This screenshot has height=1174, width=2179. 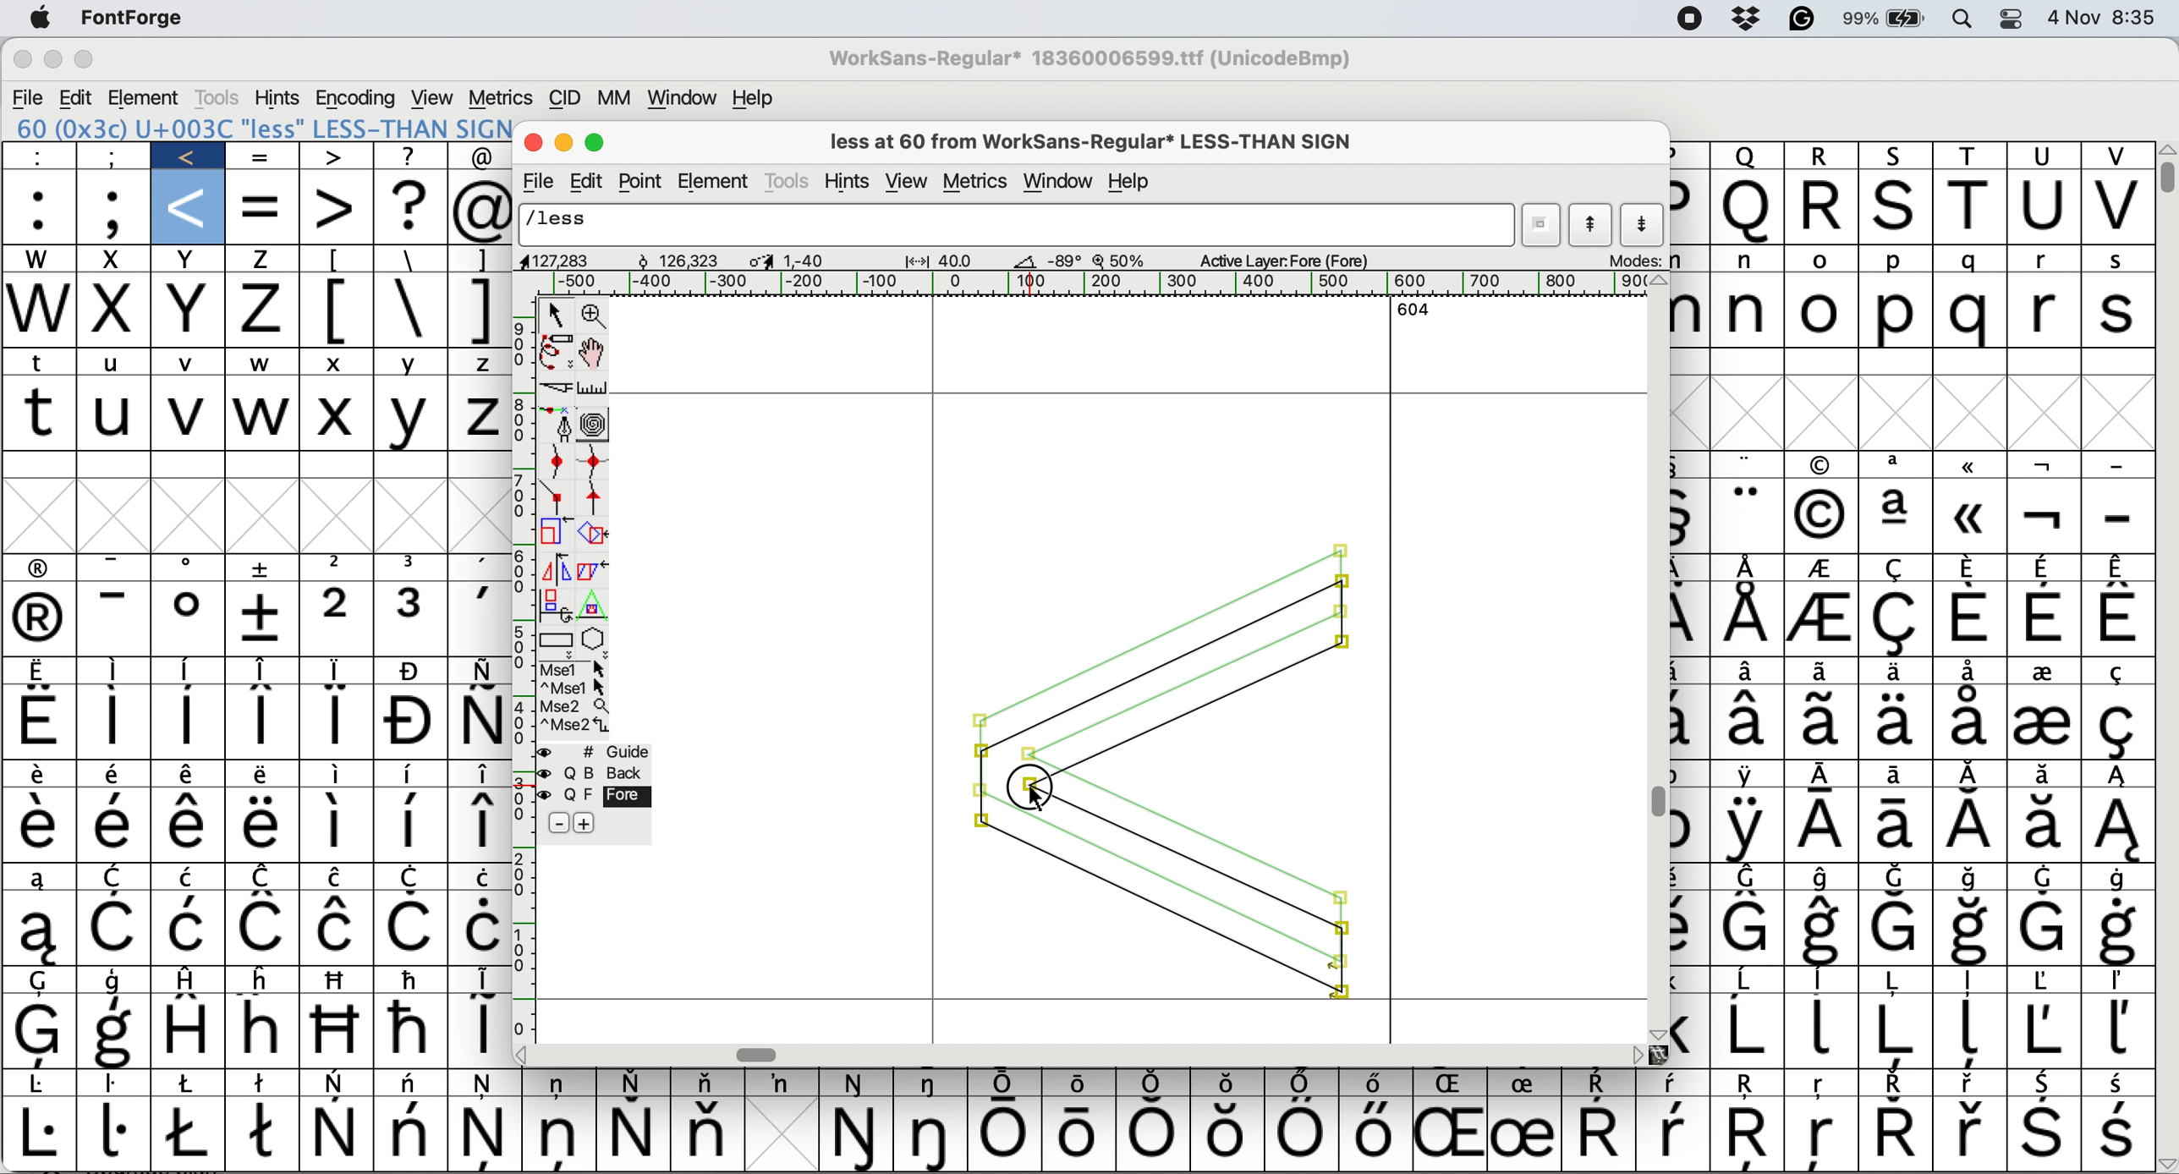 What do you see at coordinates (798, 259) in the screenshot?
I see `glyph dimensions` at bounding box center [798, 259].